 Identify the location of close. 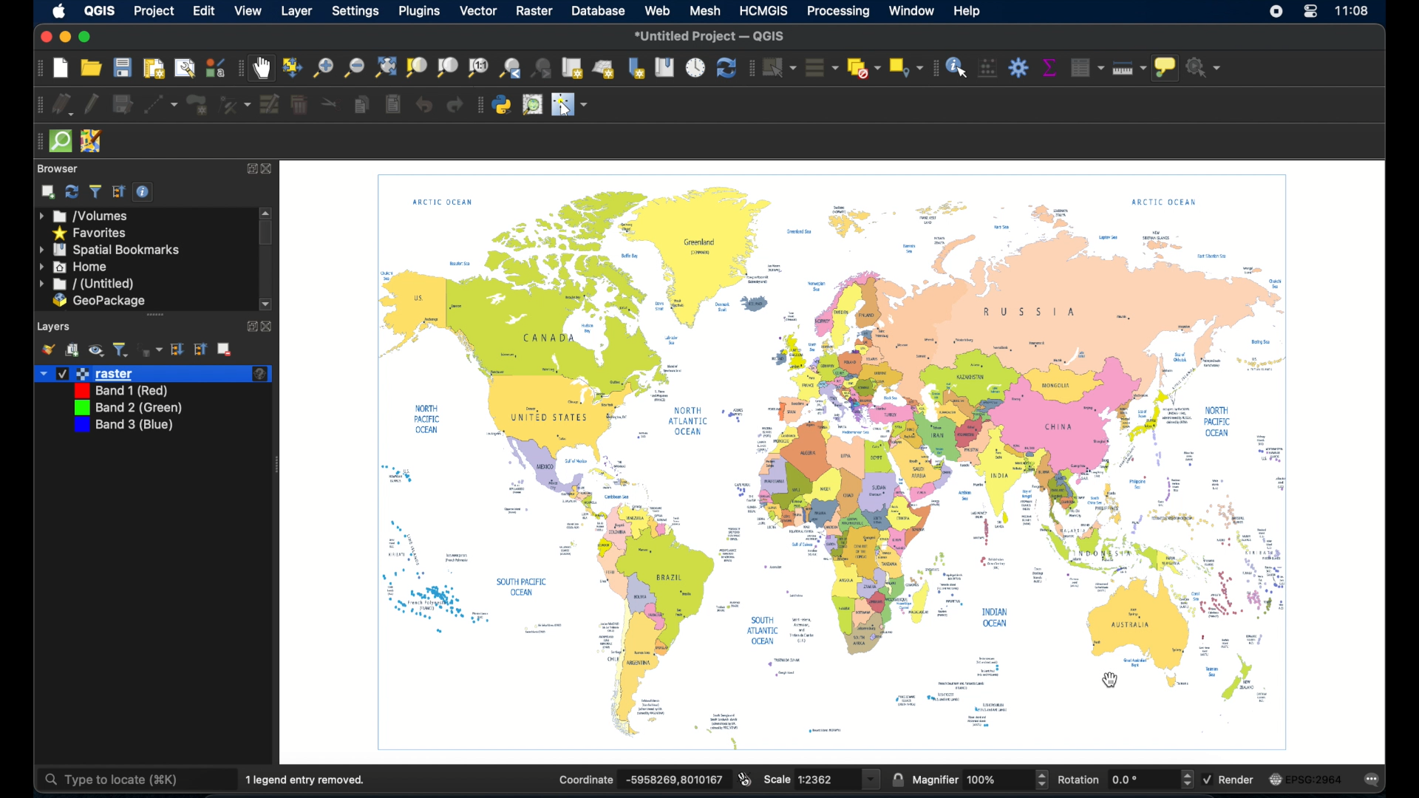
(272, 170).